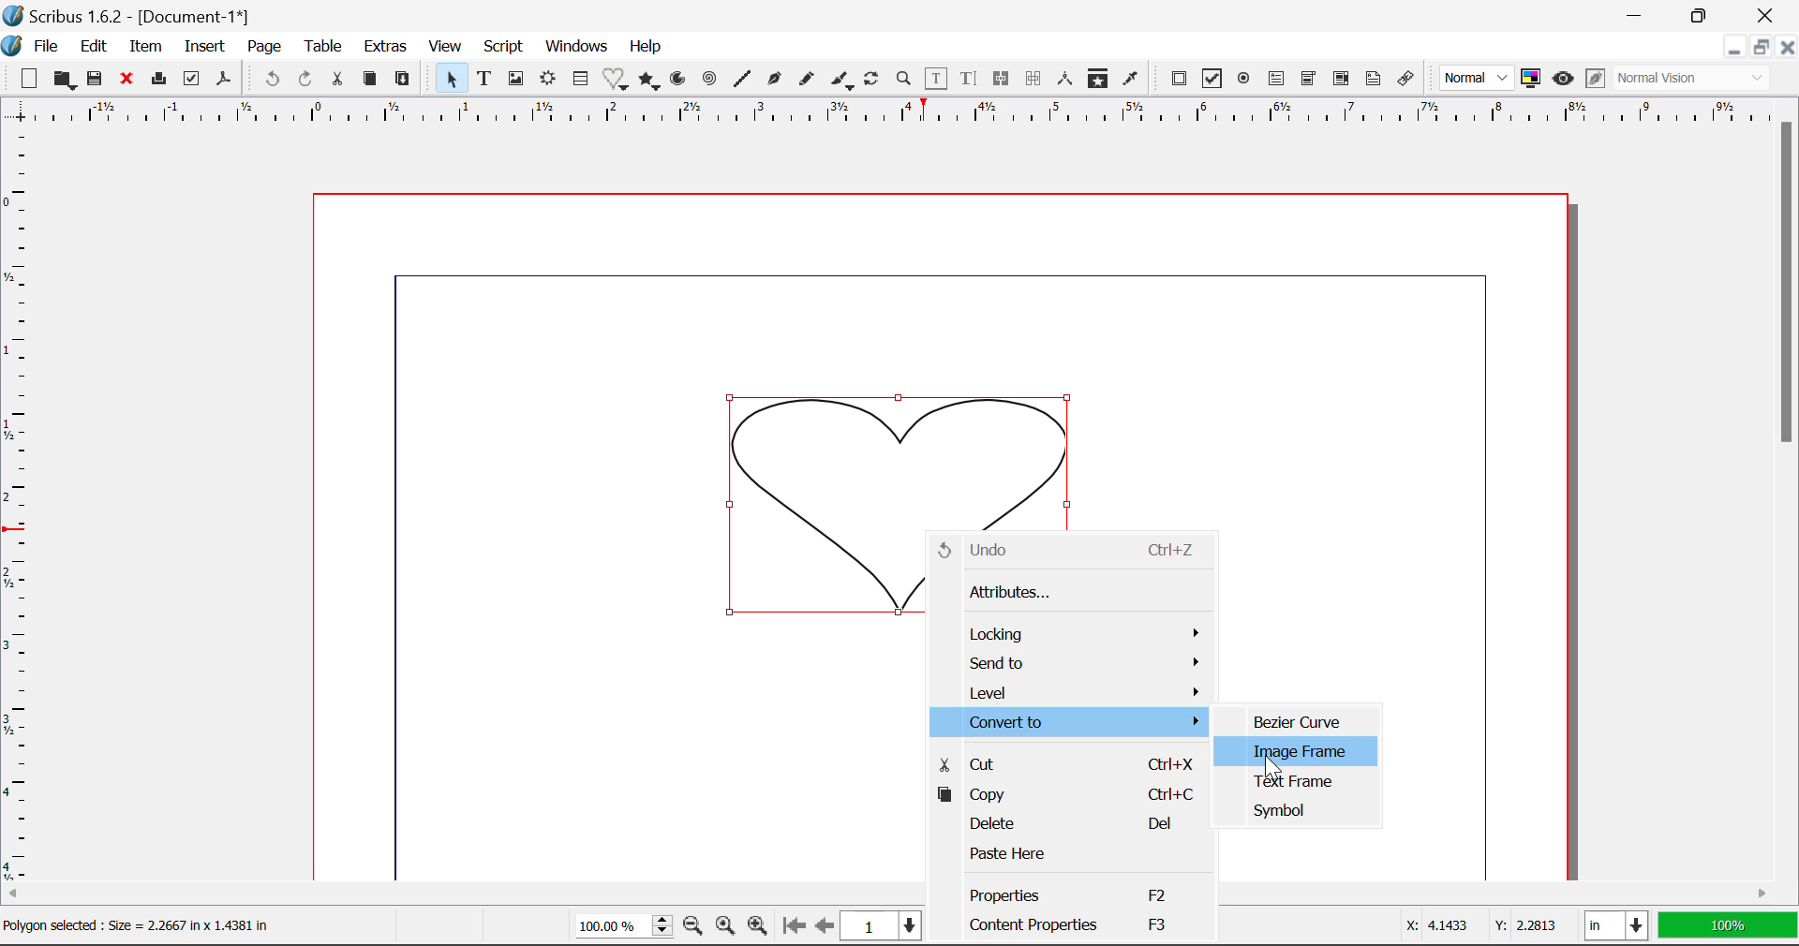  I want to click on Zoom to 100%, so click(723, 928).